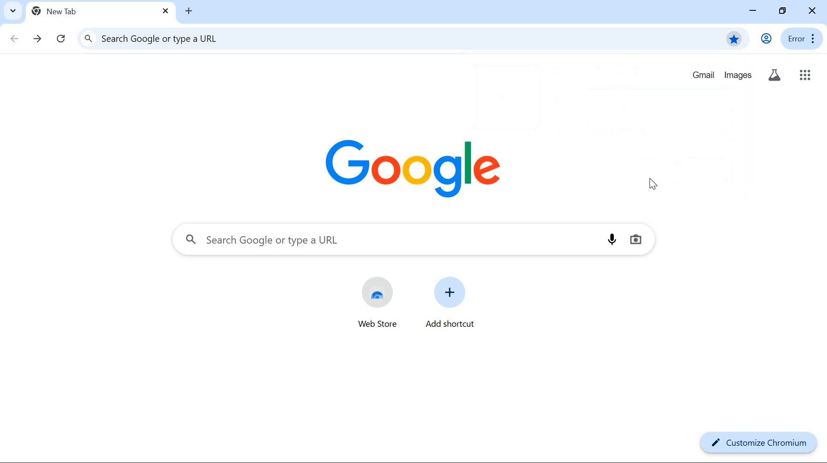 This screenshot has width=827, height=463. What do you see at coordinates (12, 11) in the screenshot?
I see `search tabs` at bounding box center [12, 11].